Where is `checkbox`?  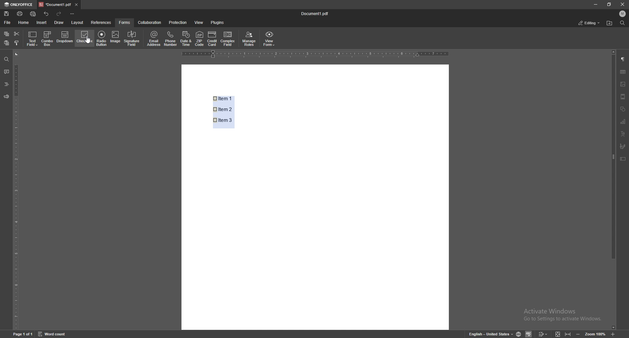
checkbox is located at coordinates (84, 39).